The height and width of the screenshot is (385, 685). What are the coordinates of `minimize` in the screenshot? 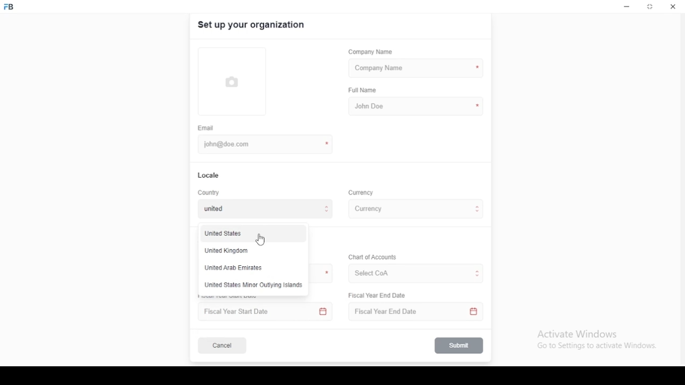 It's located at (627, 7).